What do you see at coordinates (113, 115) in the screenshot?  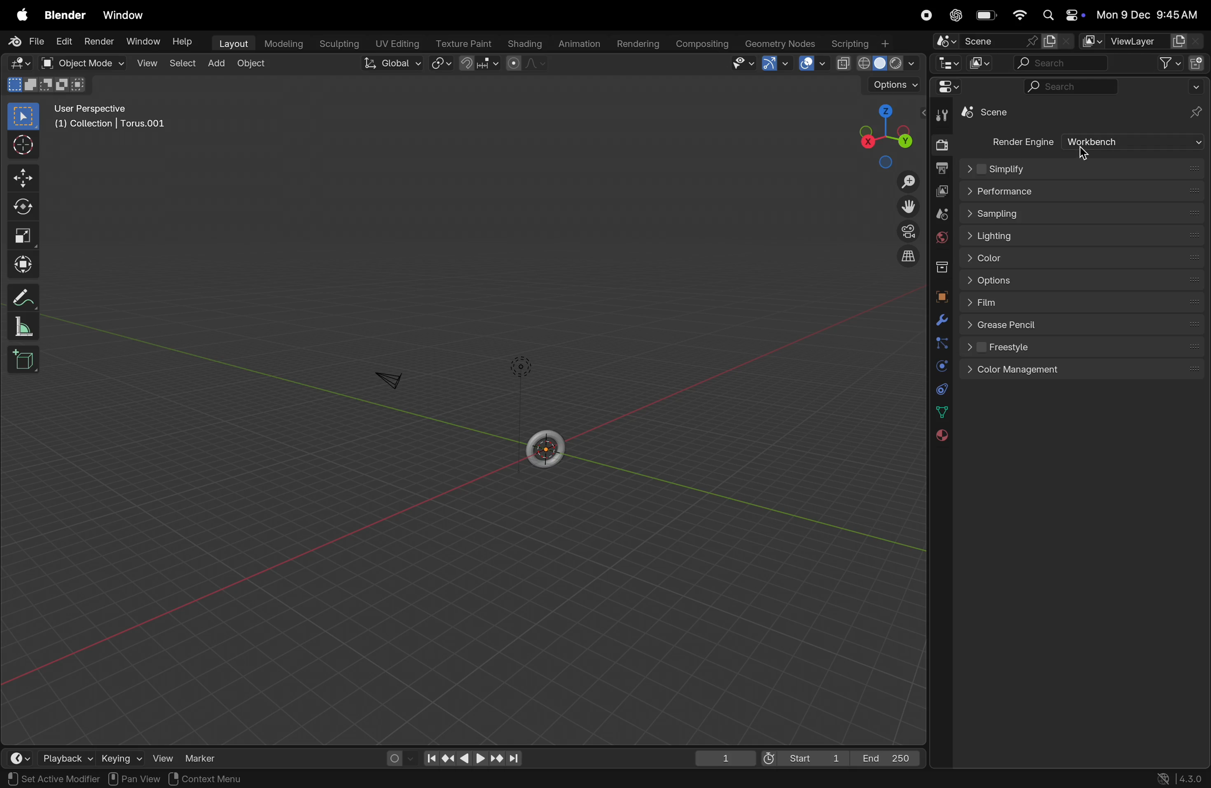 I see `user perspective` at bounding box center [113, 115].